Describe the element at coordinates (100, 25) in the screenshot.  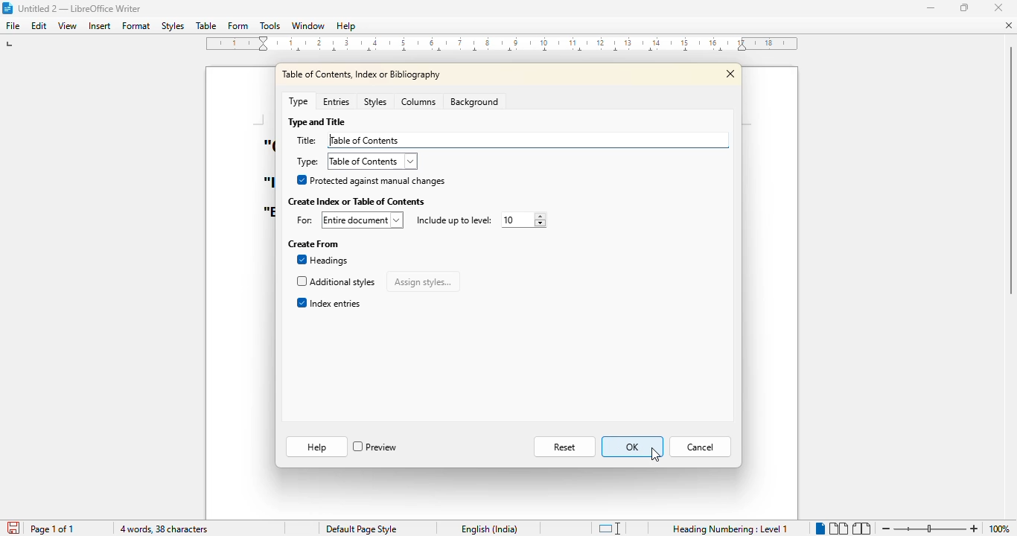
I see `insert` at that location.